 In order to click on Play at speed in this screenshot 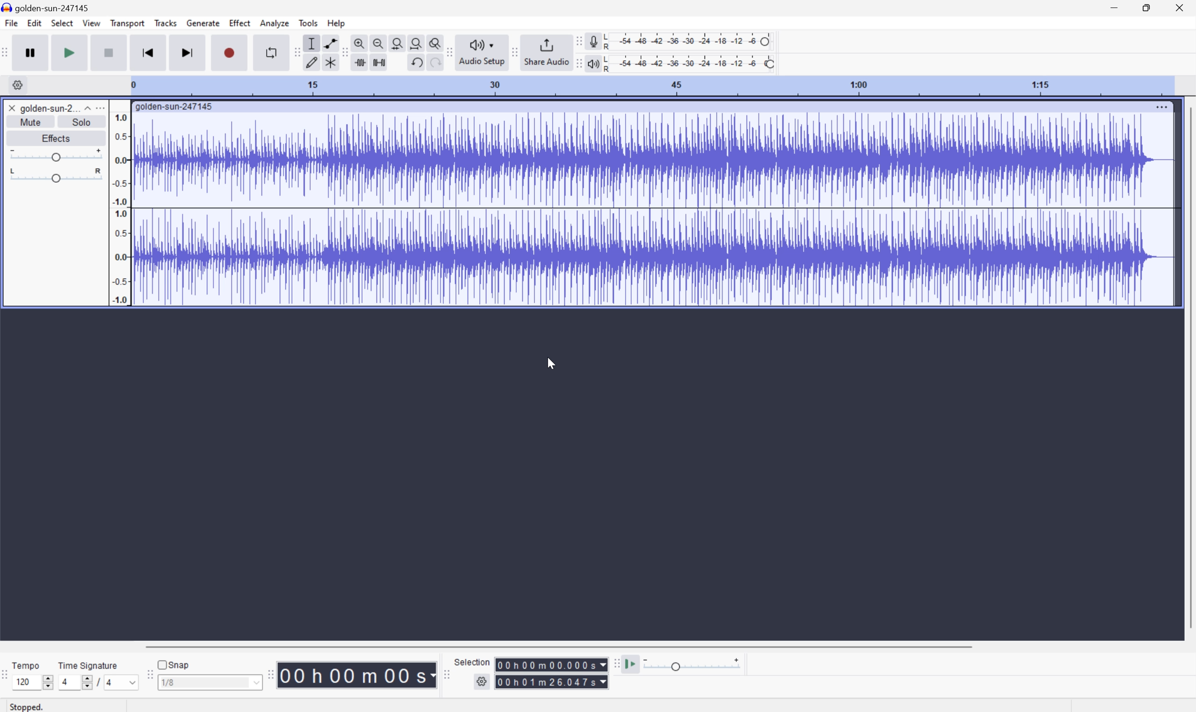, I will do `click(632, 665)`.